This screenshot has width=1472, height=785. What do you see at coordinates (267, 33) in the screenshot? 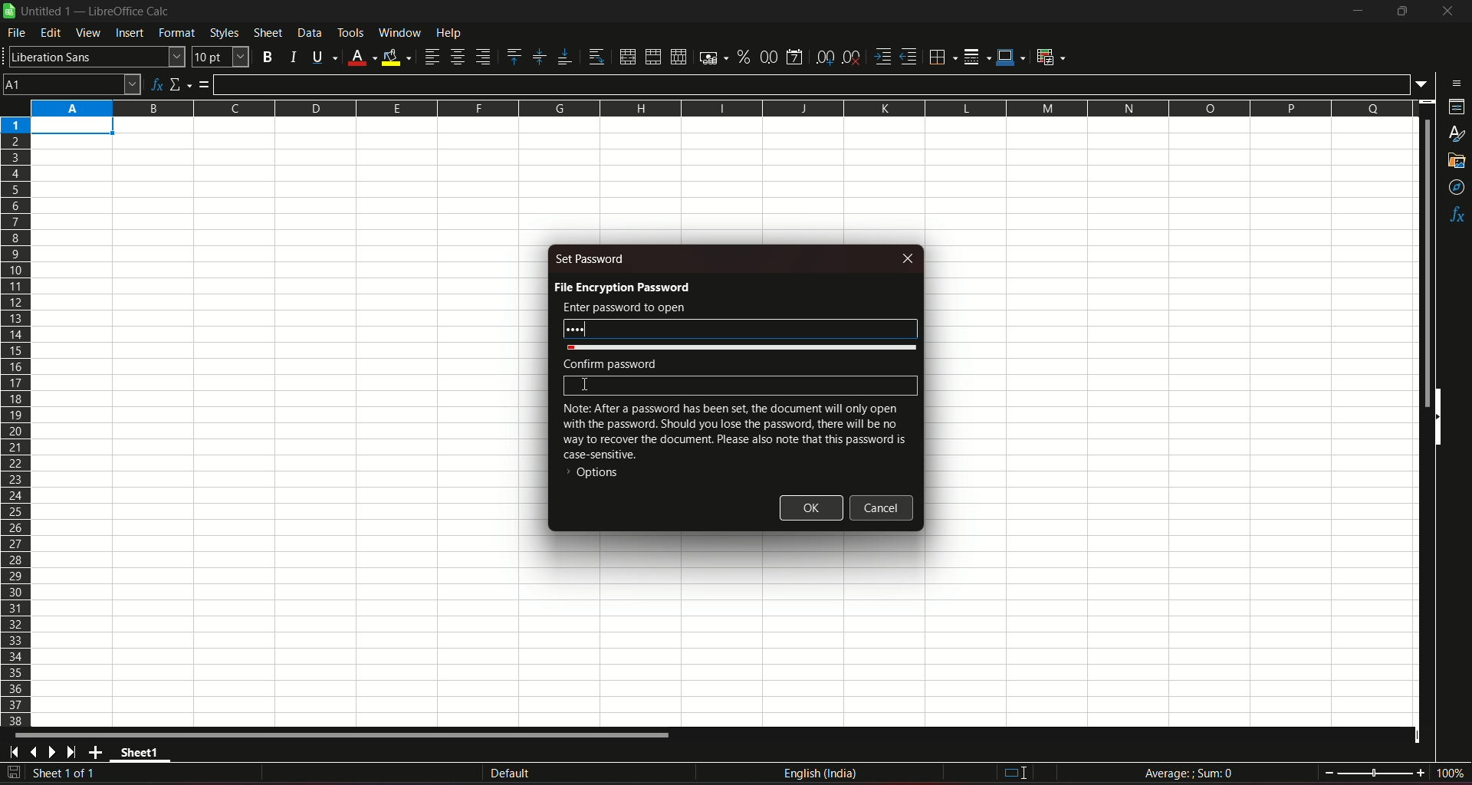
I see `Sheet` at bounding box center [267, 33].